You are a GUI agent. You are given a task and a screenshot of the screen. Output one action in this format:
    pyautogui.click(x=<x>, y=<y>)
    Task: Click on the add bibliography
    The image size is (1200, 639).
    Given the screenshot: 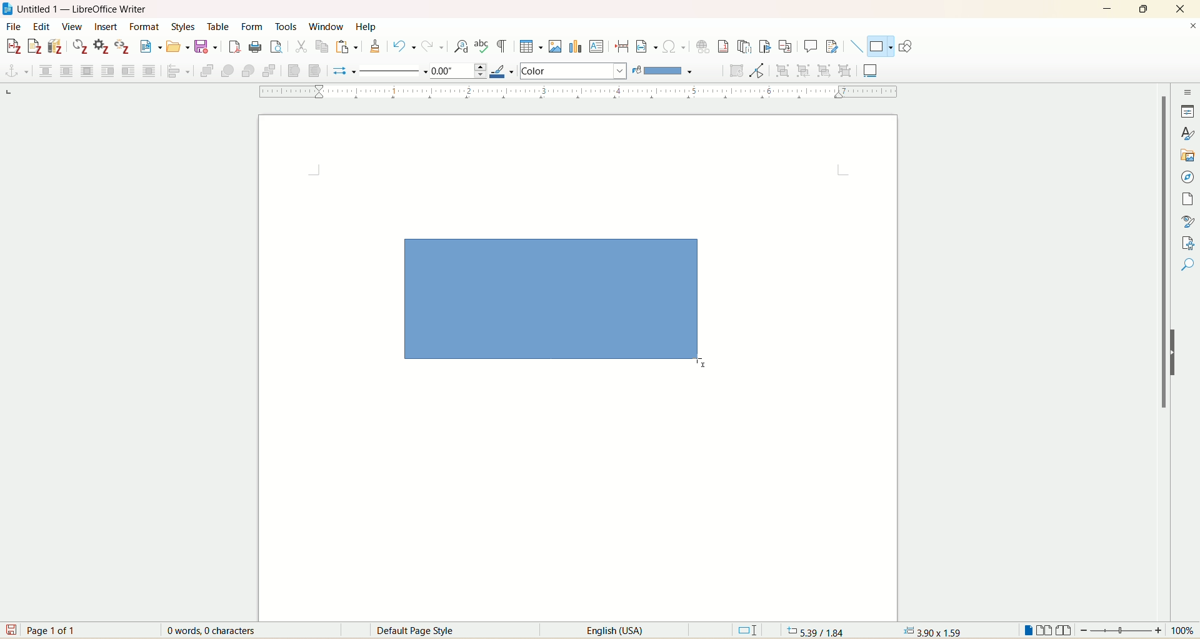 What is the action you would take?
    pyautogui.click(x=56, y=46)
    